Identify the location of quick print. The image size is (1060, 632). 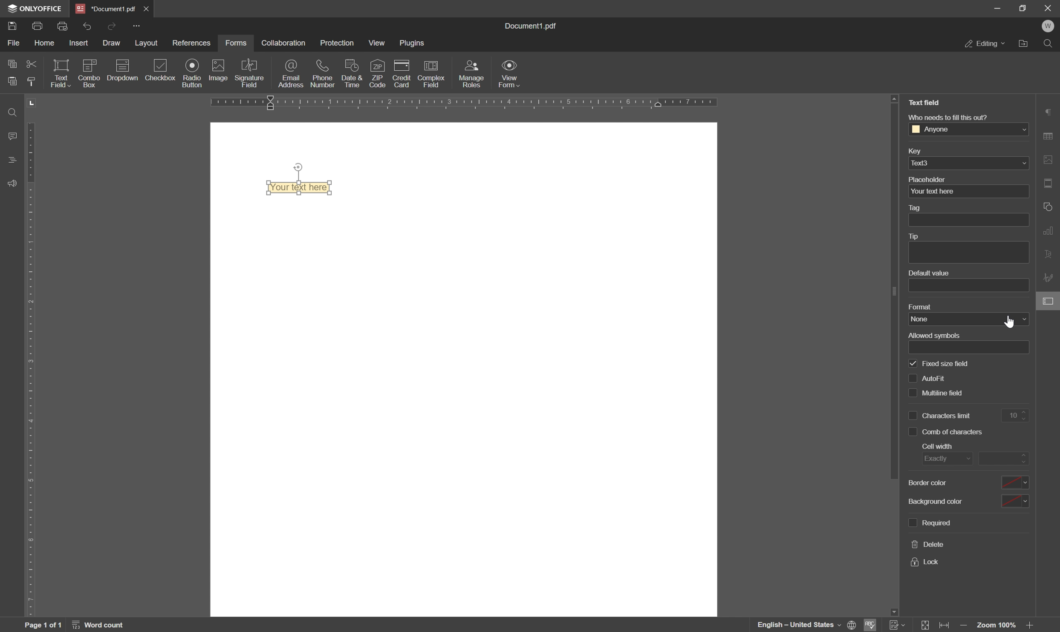
(66, 26).